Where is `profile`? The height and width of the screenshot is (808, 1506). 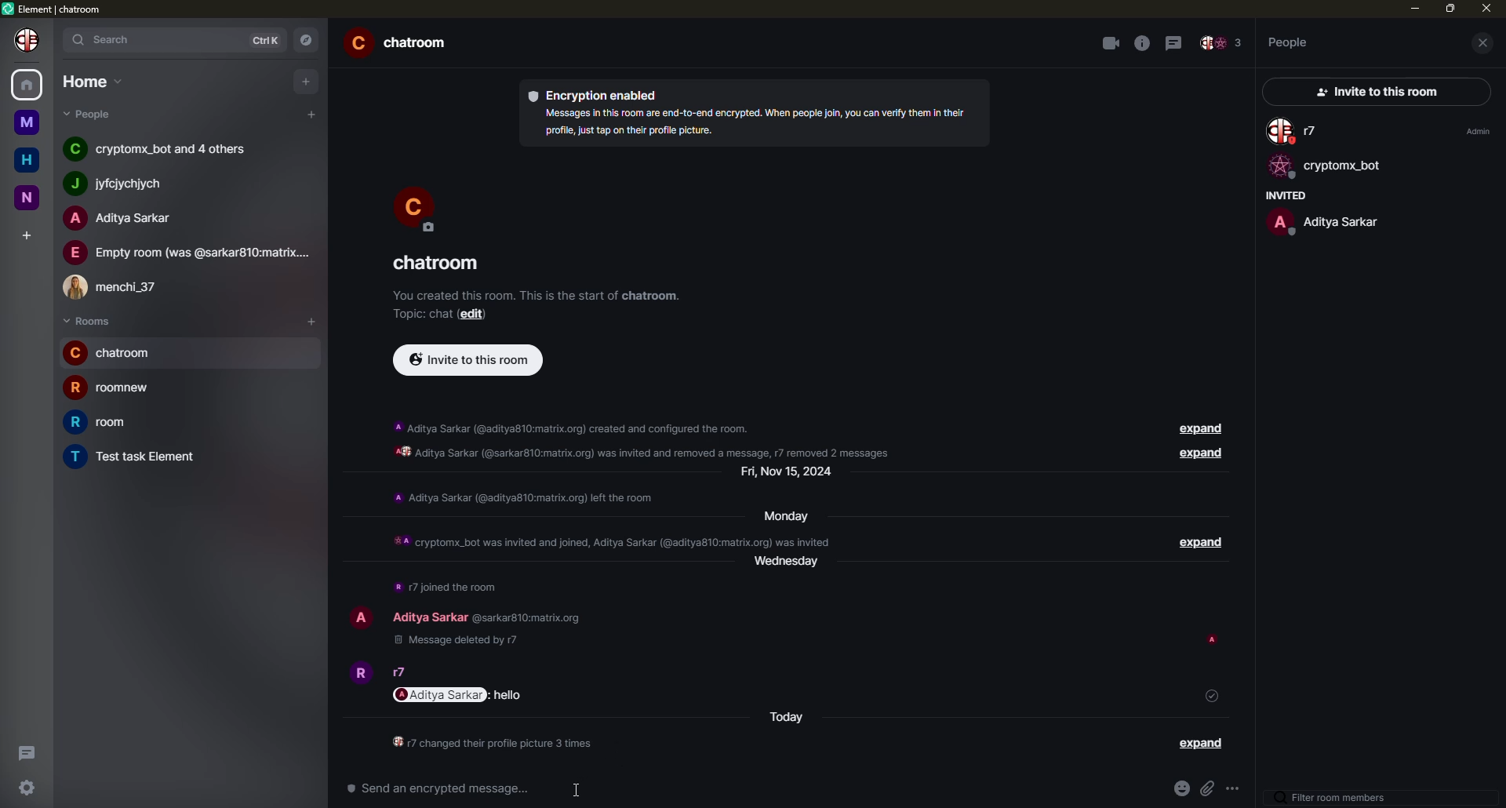 profile is located at coordinates (416, 207).